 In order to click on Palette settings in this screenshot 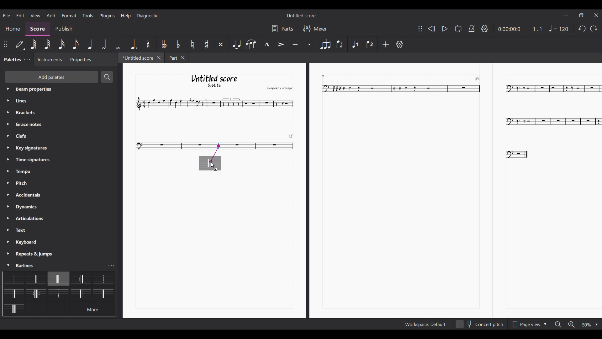, I will do `click(23, 171)`.